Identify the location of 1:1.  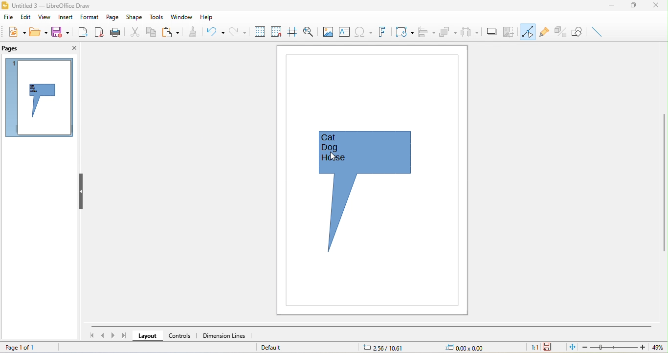
(532, 347).